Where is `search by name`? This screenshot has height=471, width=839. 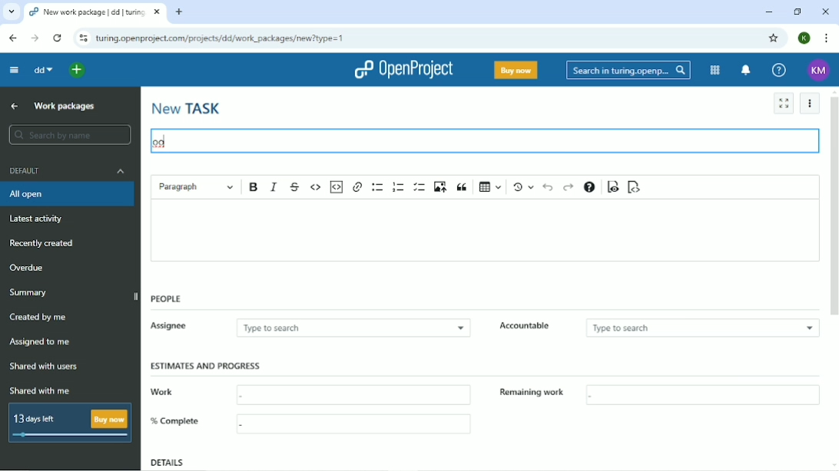
search by name is located at coordinates (68, 135).